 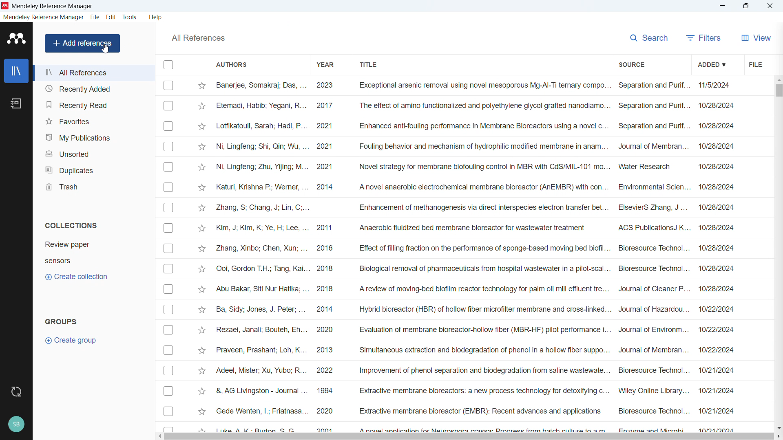 I want to click on Horizontal scroll bar , so click(x=469, y=437).